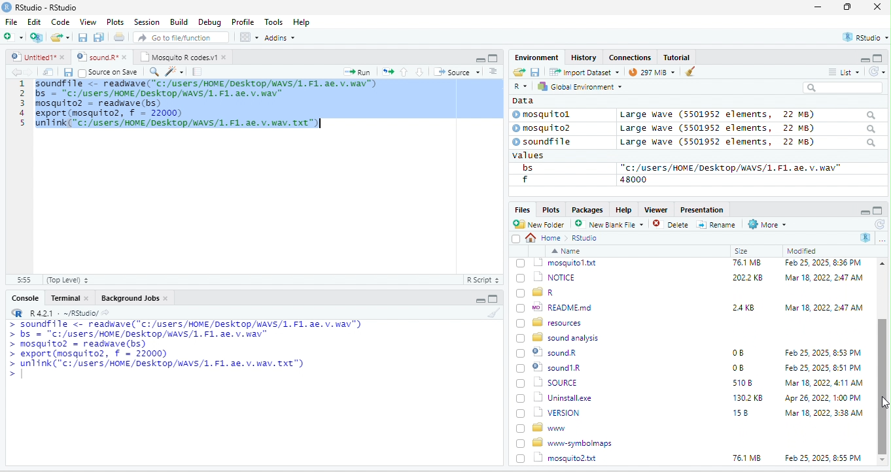  Describe the element at coordinates (154, 71) in the screenshot. I see `search` at that location.